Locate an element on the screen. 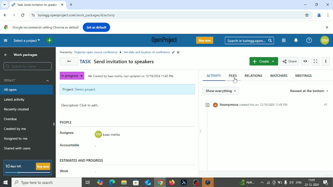 The height and width of the screenshot is (187, 333). speaker is located at coordinates (292, 182).